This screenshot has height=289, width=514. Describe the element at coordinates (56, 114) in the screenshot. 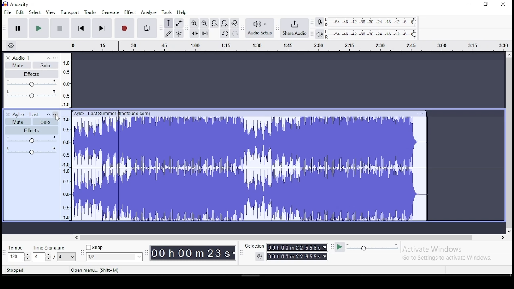

I see `open menu` at that location.